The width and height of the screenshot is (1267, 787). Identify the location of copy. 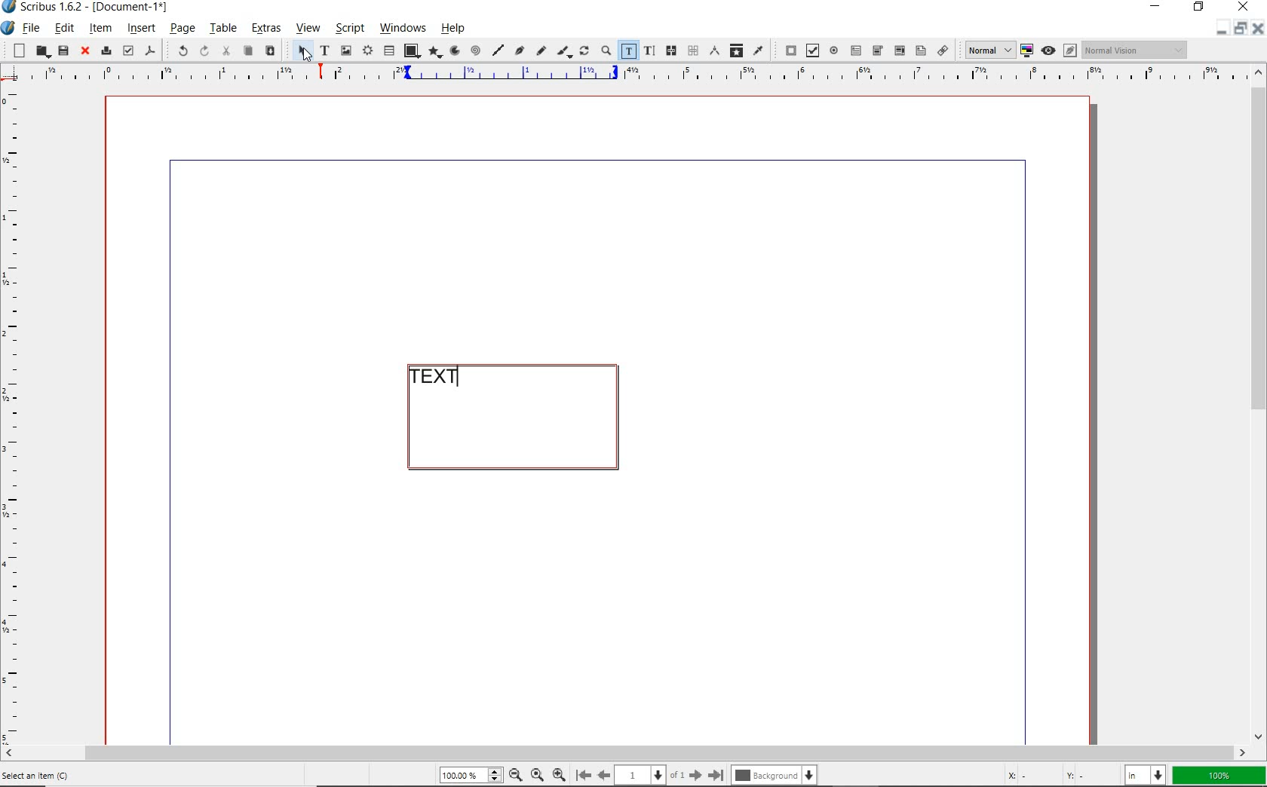
(248, 52).